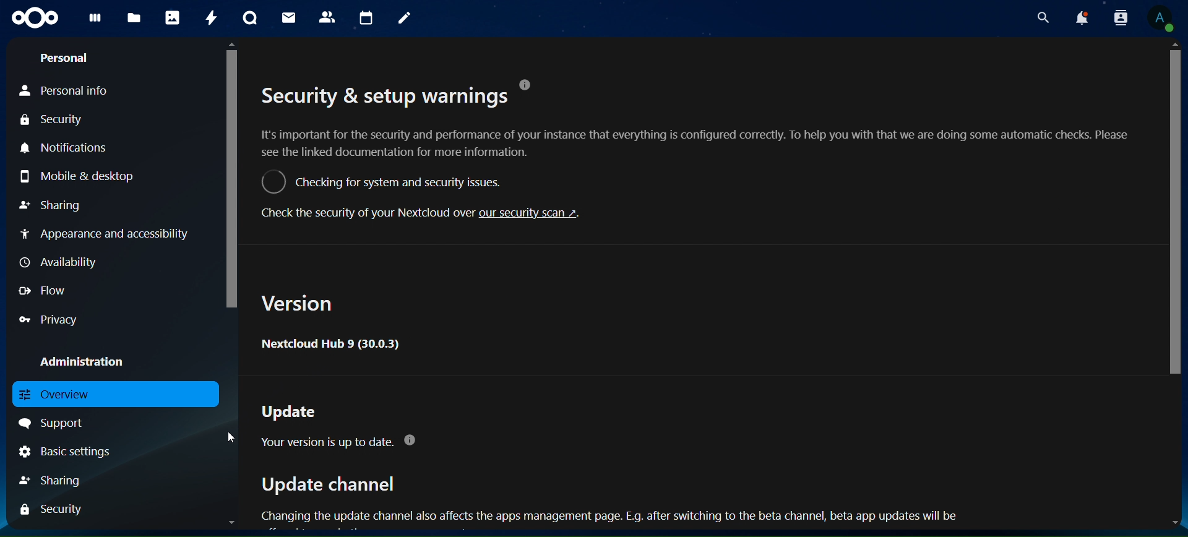  What do you see at coordinates (600, 499) in the screenshot?
I see `Update channel
Changing the update channel also affects the apps management page. E.g. after switching to the beta channel, beta app updates will be` at bounding box center [600, 499].